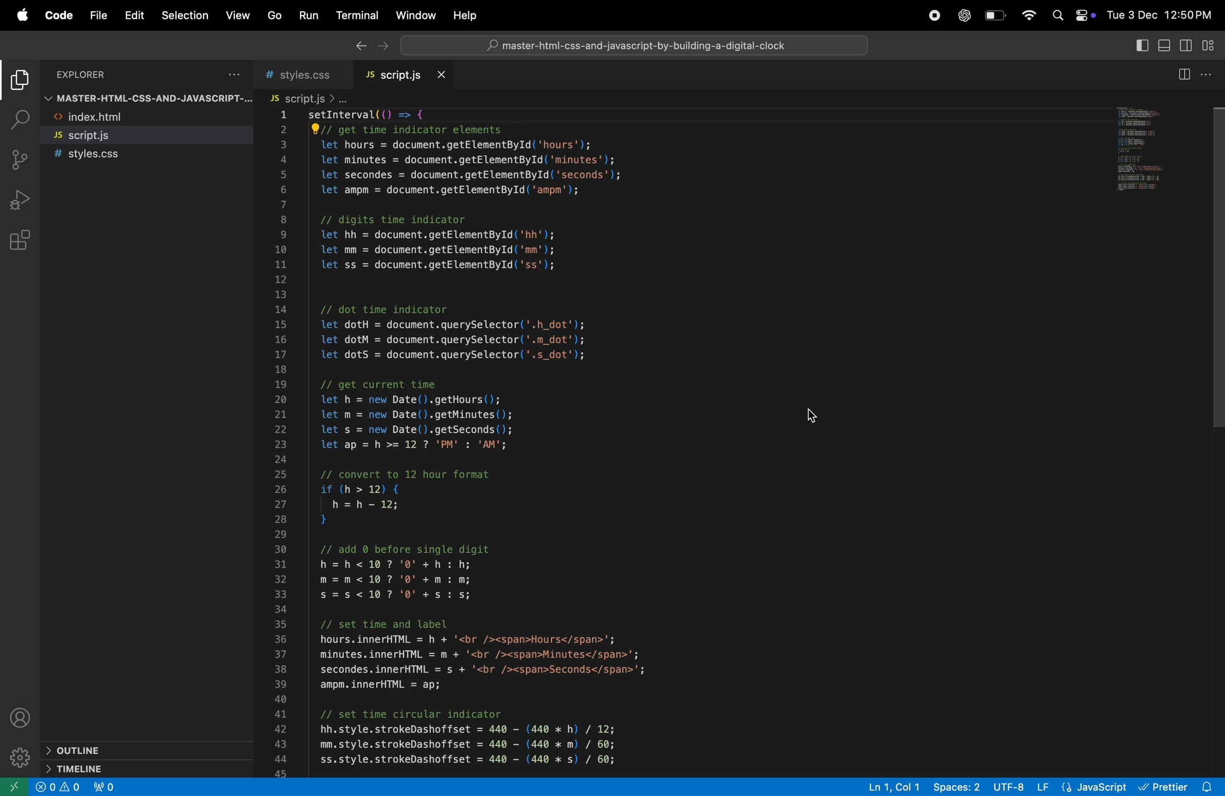  I want to click on terminal, so click(356, 15).